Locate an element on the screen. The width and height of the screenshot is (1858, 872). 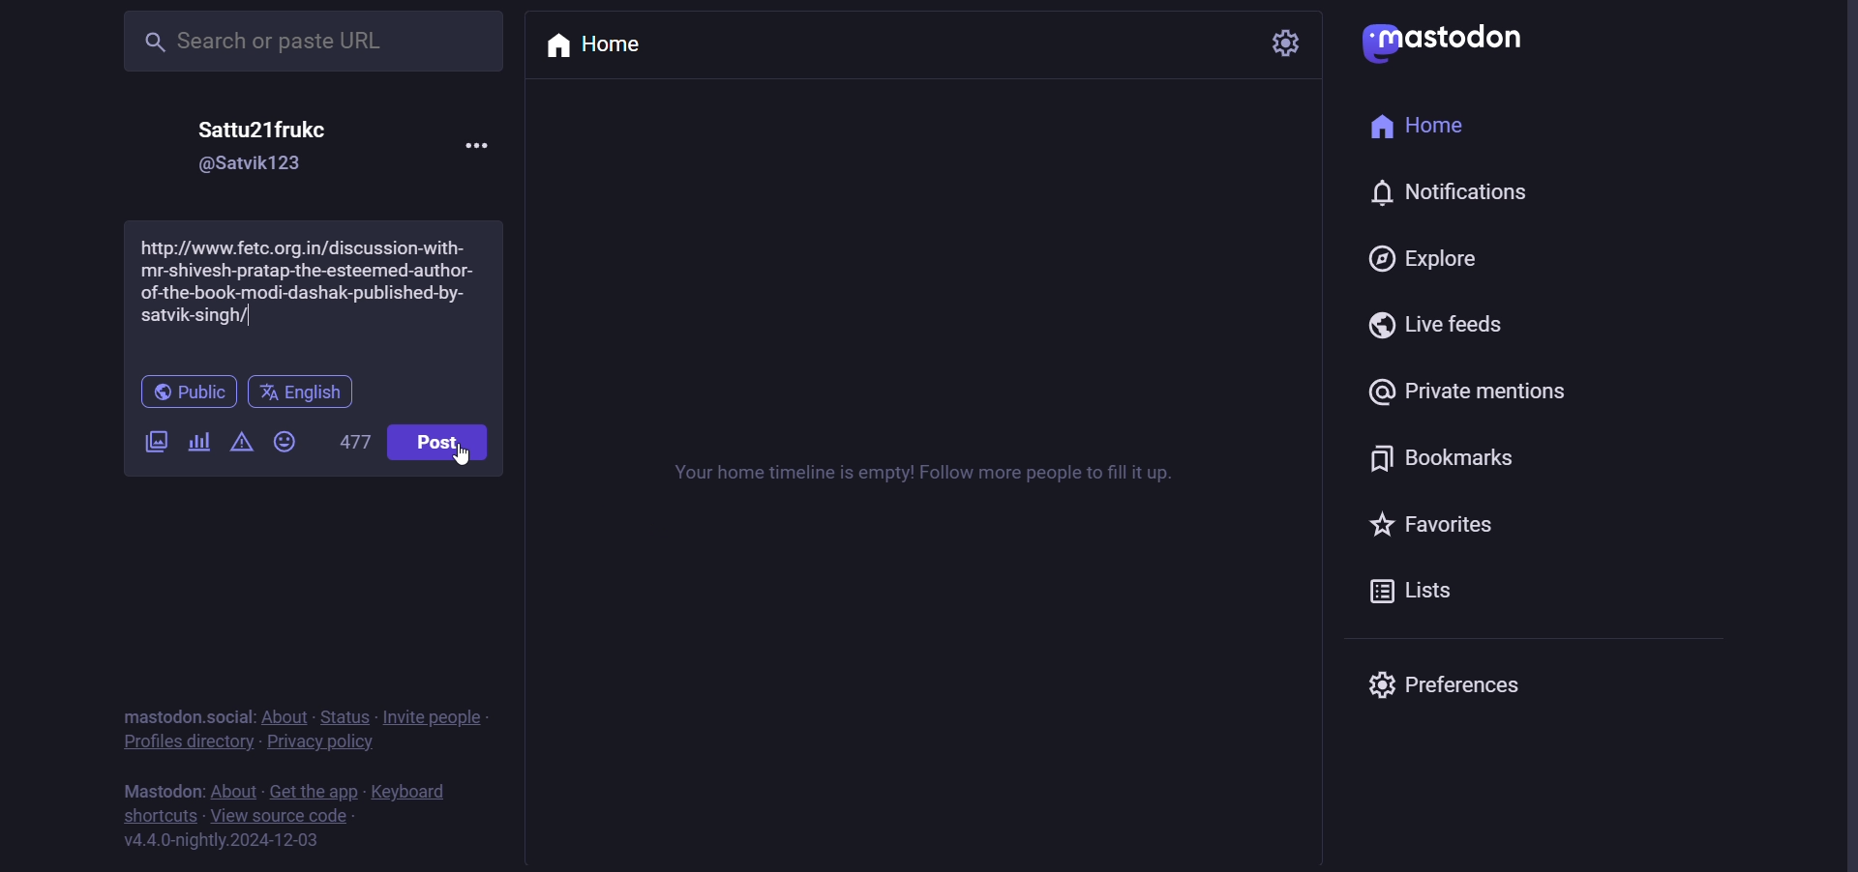
my article link is located at coordinates (313, 293).